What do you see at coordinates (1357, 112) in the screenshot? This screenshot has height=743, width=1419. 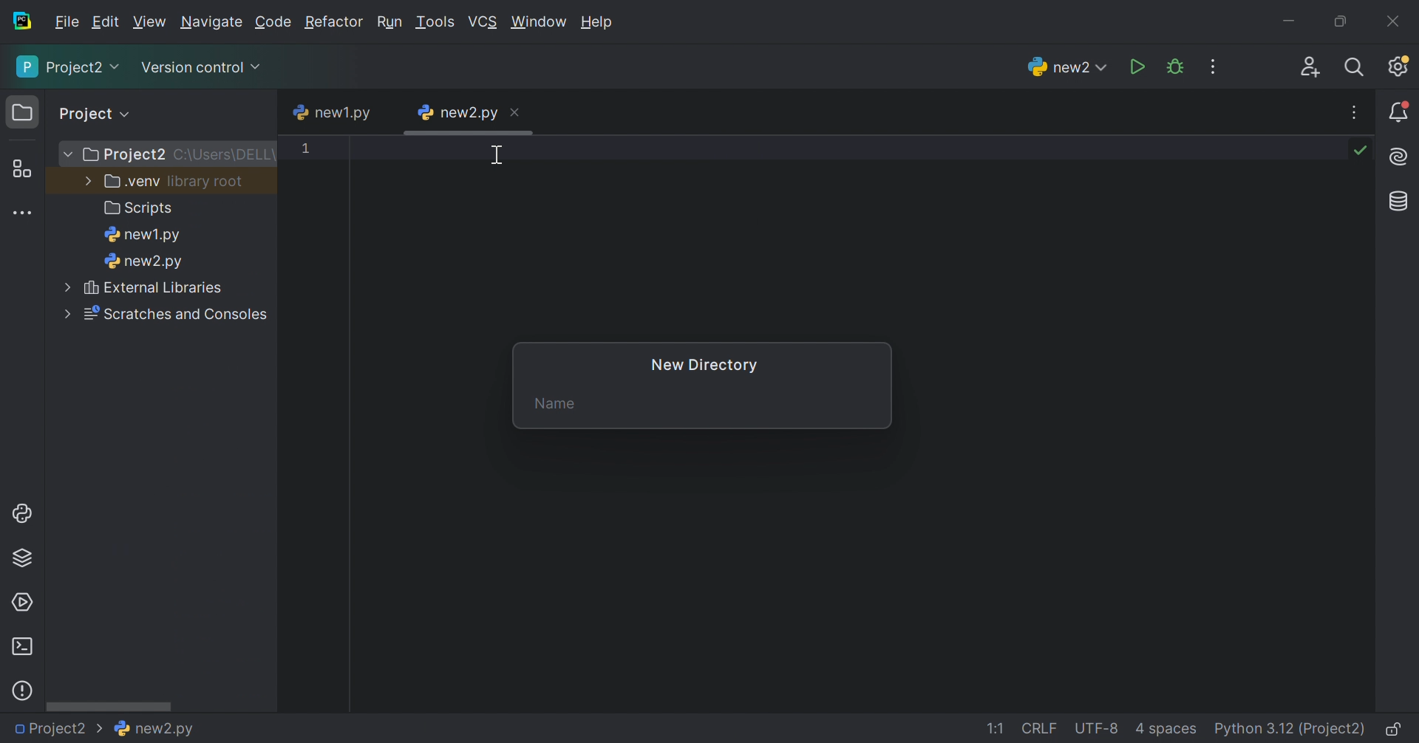 I see `More actions` at bounding box center [1357, 112].